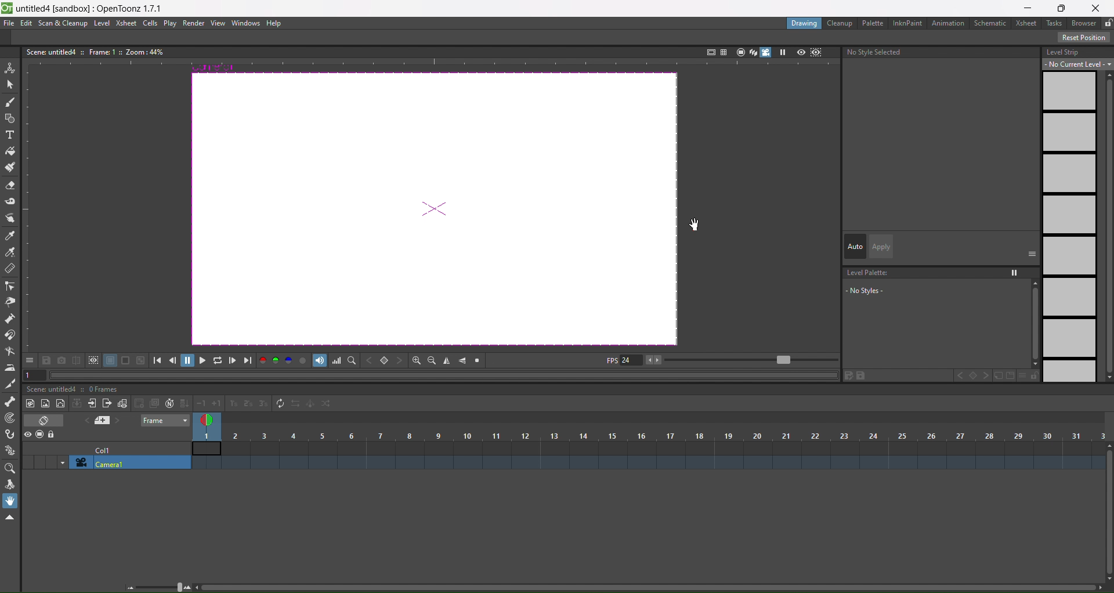 This screenshot has height=593, width=1114. I want to click on style picker tool, so click(9, 236).